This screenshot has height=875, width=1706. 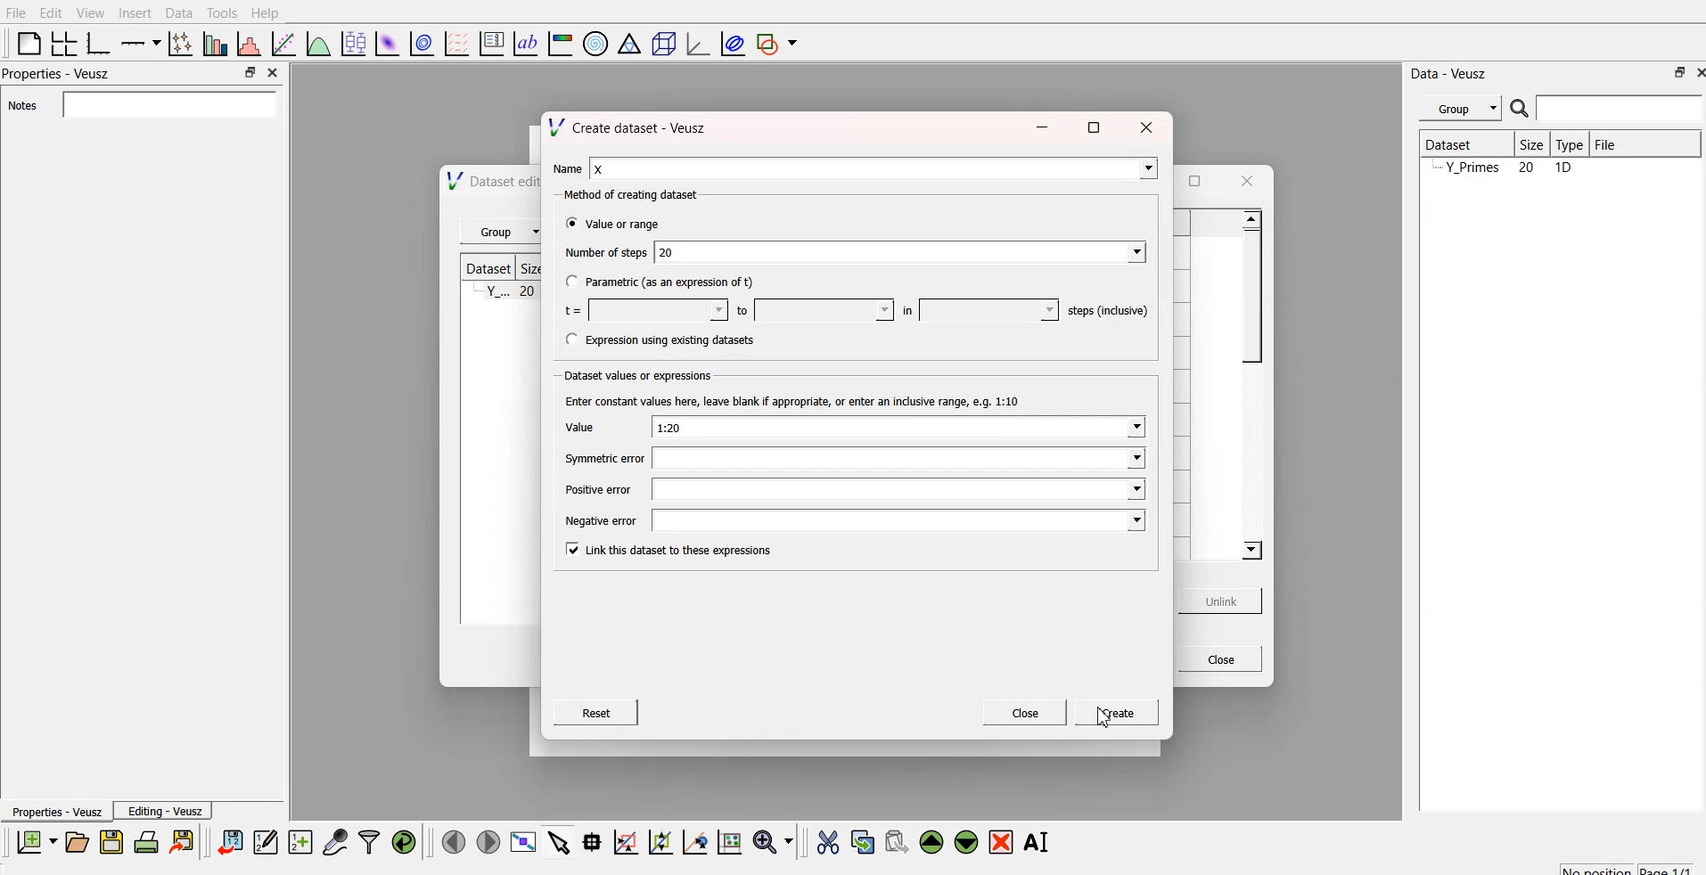 I want to click on read datapoint on graph, so click(x=590, y=842).